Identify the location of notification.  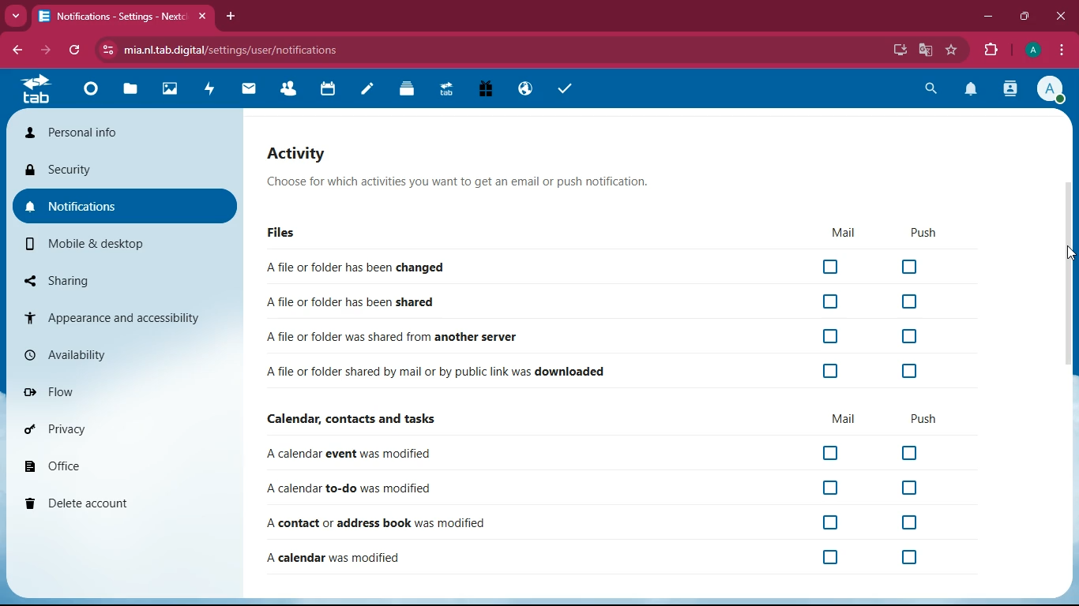
(972, 90).